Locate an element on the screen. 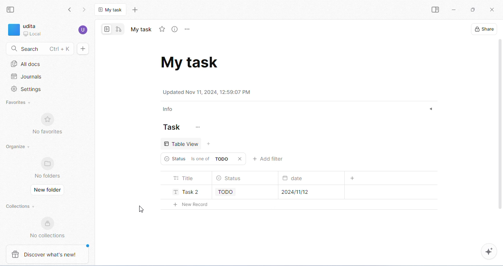 Image resolution: width=503 pixels, height=266 pixels. new record is located at coordinates (187, 204).